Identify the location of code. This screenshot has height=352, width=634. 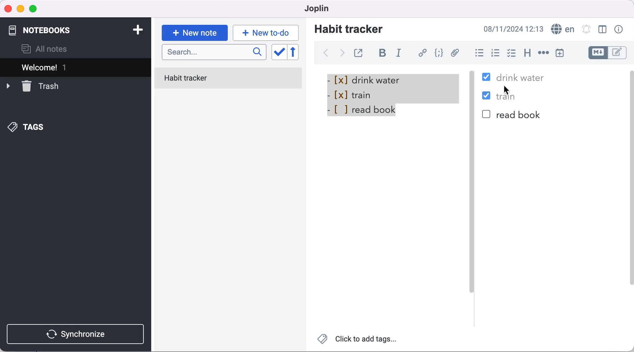
(440, 53).